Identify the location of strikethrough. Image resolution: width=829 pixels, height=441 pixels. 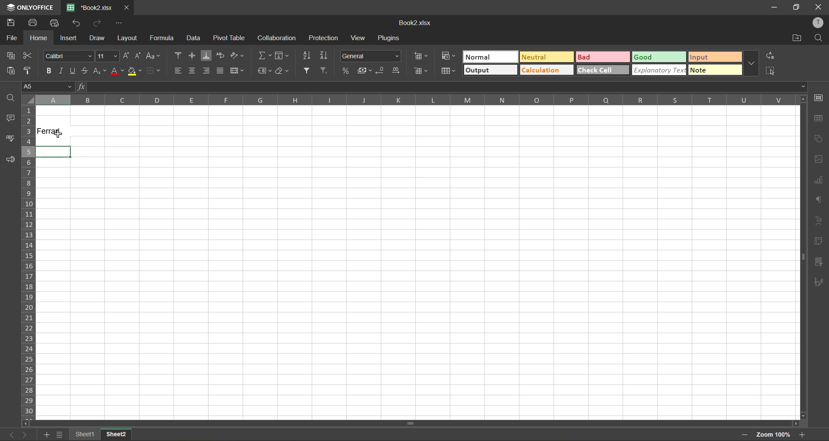
(86, 72).